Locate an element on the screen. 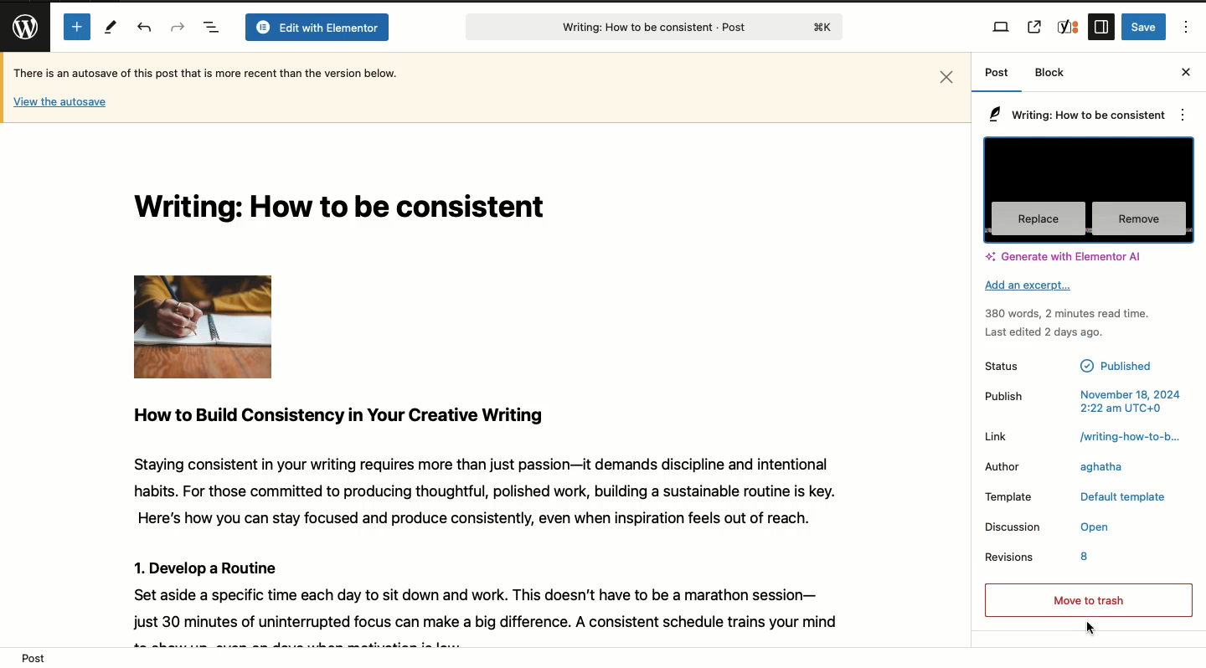 Image resolution: width=1206 pixels, height=668 pixels. Undo is located at coordinates (144, 28).